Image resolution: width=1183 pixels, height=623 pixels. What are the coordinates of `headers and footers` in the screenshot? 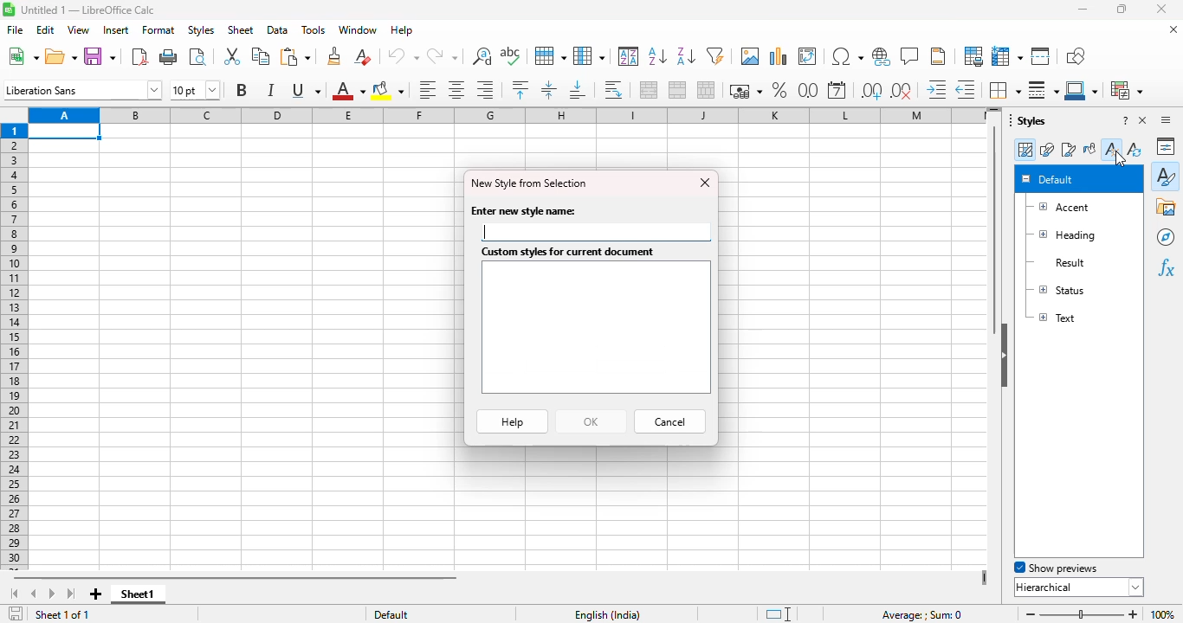 It's located at (938, 56).